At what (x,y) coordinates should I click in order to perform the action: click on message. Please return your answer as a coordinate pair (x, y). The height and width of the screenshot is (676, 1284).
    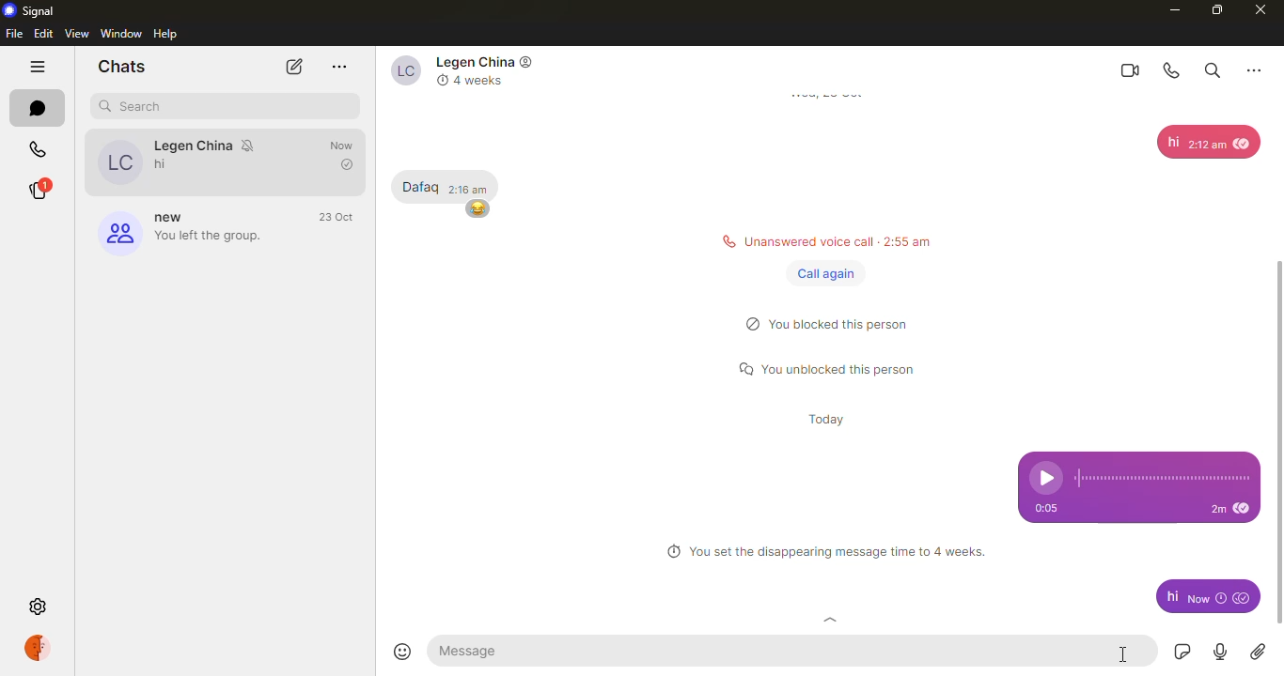
    Looking at the image, I should click on (476, 651).